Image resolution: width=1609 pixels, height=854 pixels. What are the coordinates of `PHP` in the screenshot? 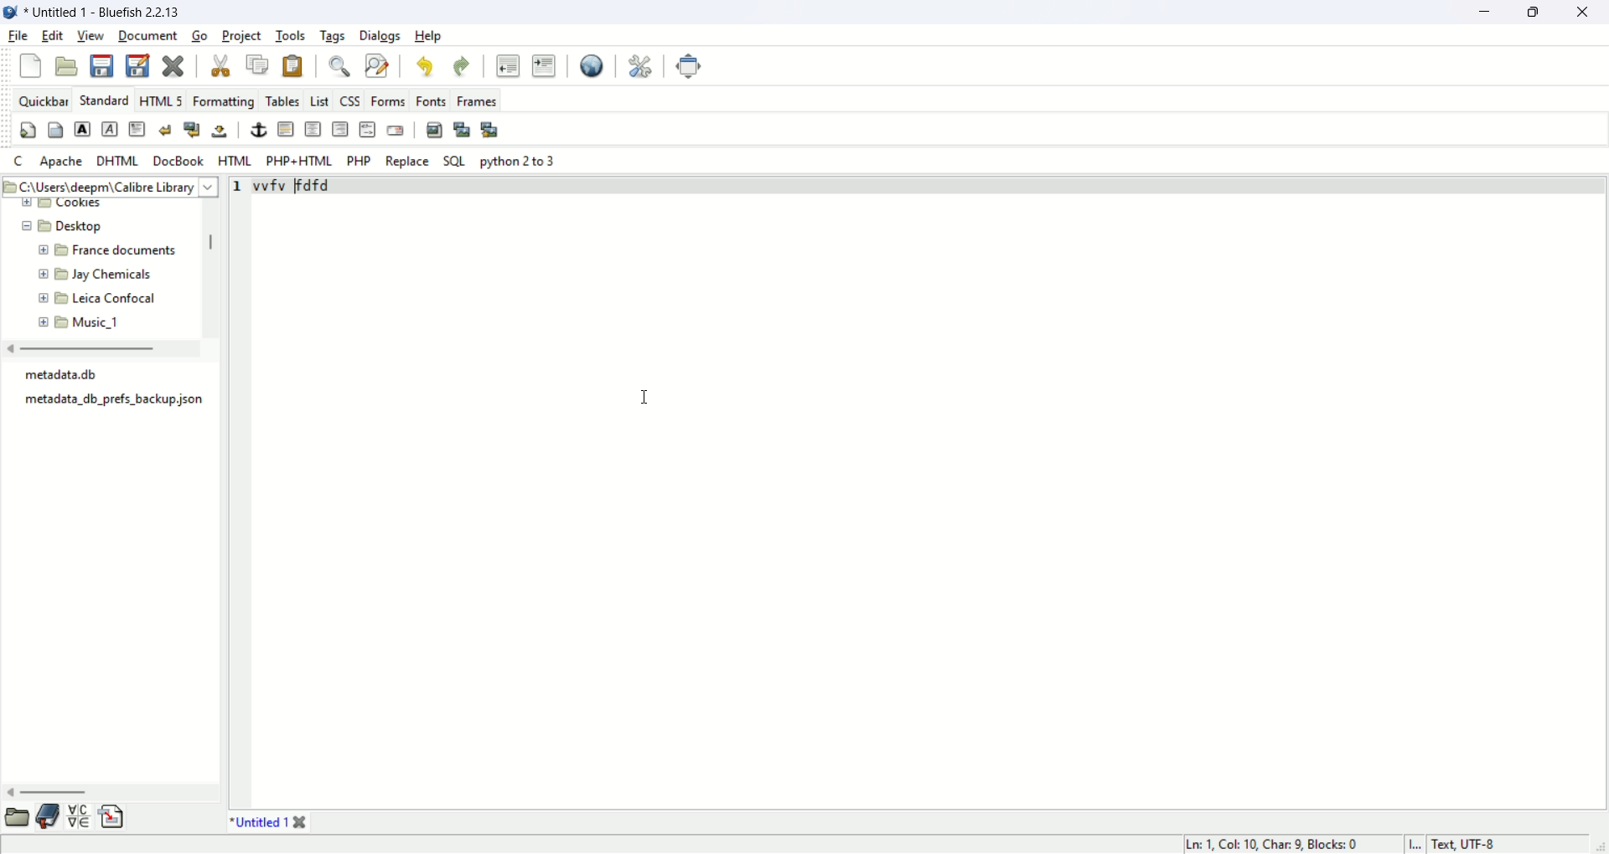 It's located at (358, 163).